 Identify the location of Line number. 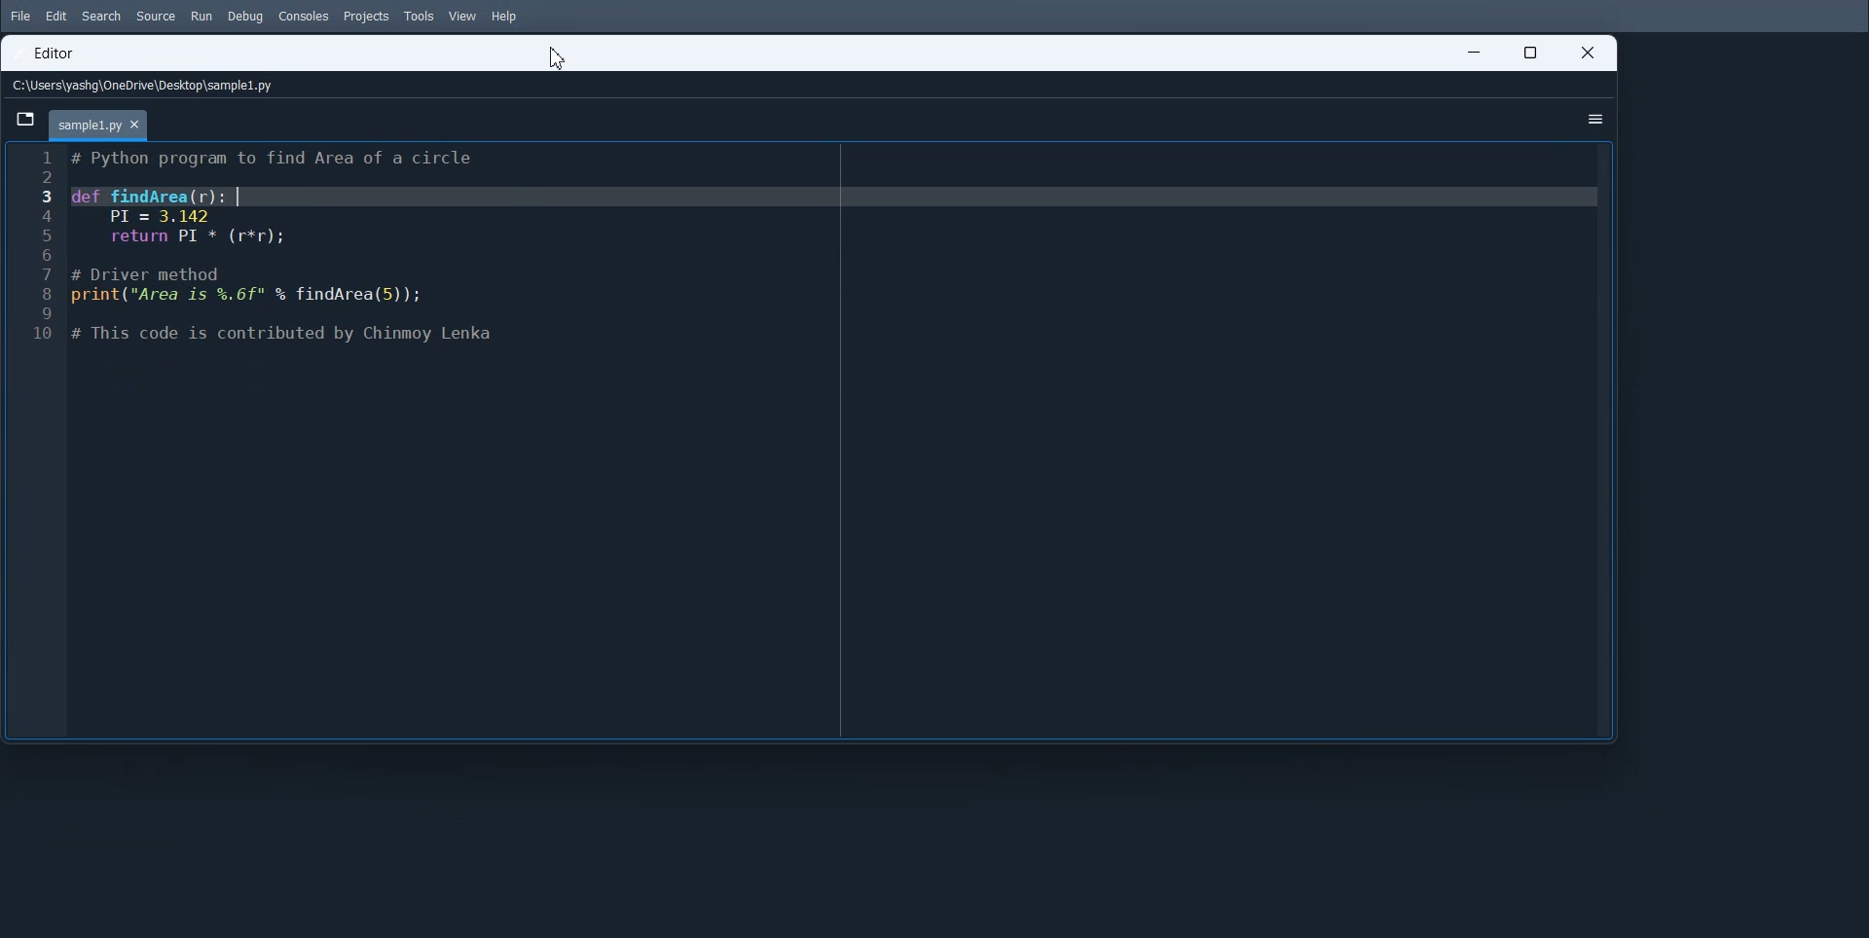
(33, 438).